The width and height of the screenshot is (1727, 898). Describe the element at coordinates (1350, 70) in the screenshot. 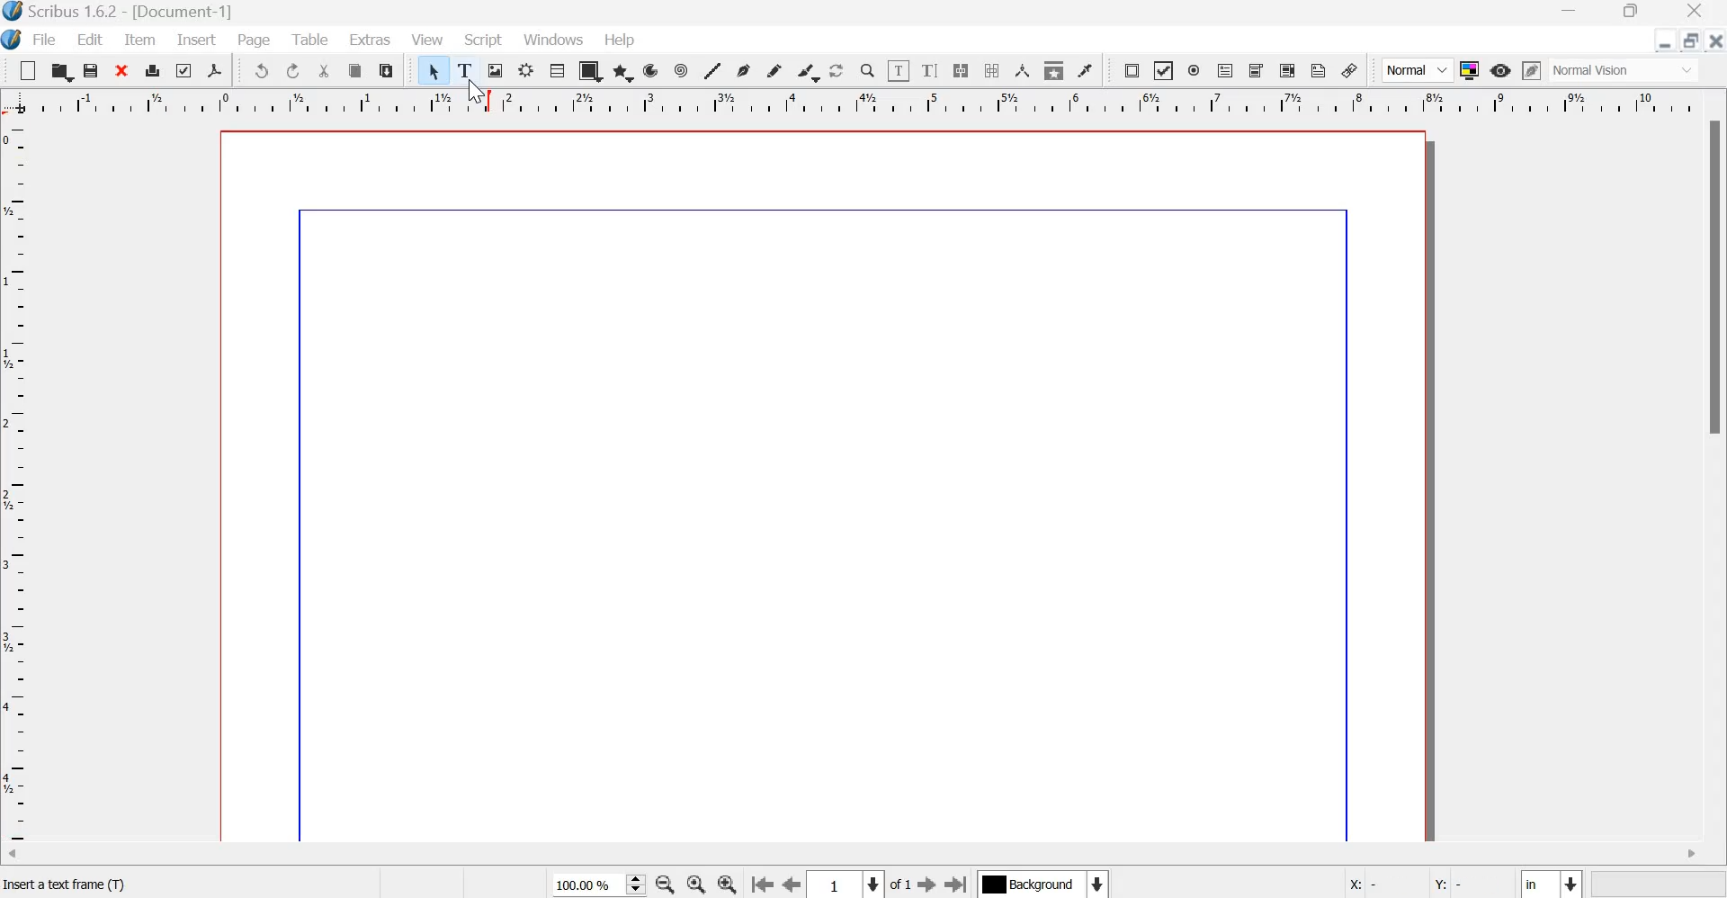

I see `Link annotation` at that location.